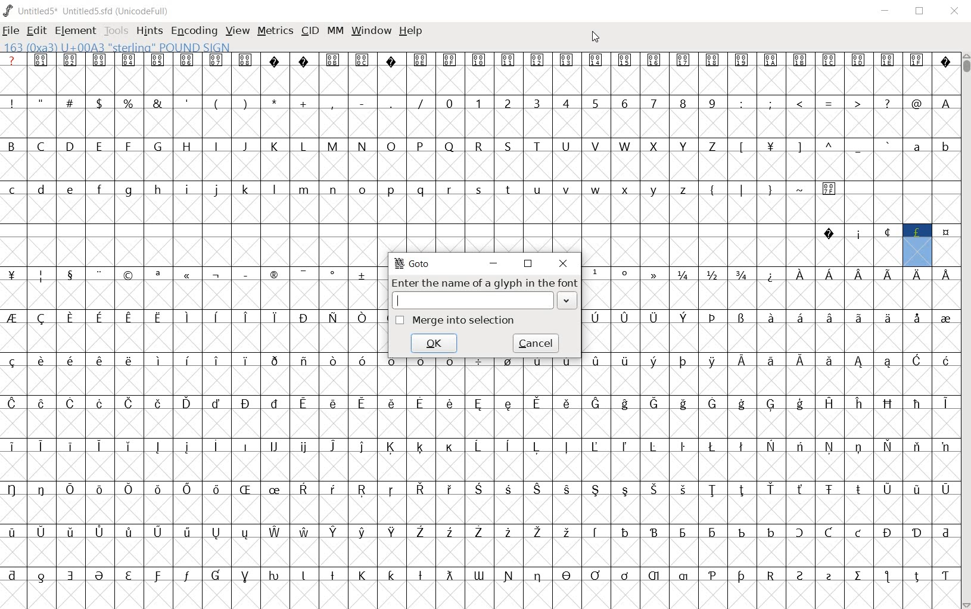 This screenshot has height=609, width=971. Describe the element at coordinates (188, 331) in the screenshot. I see `glyph characters` at that location.